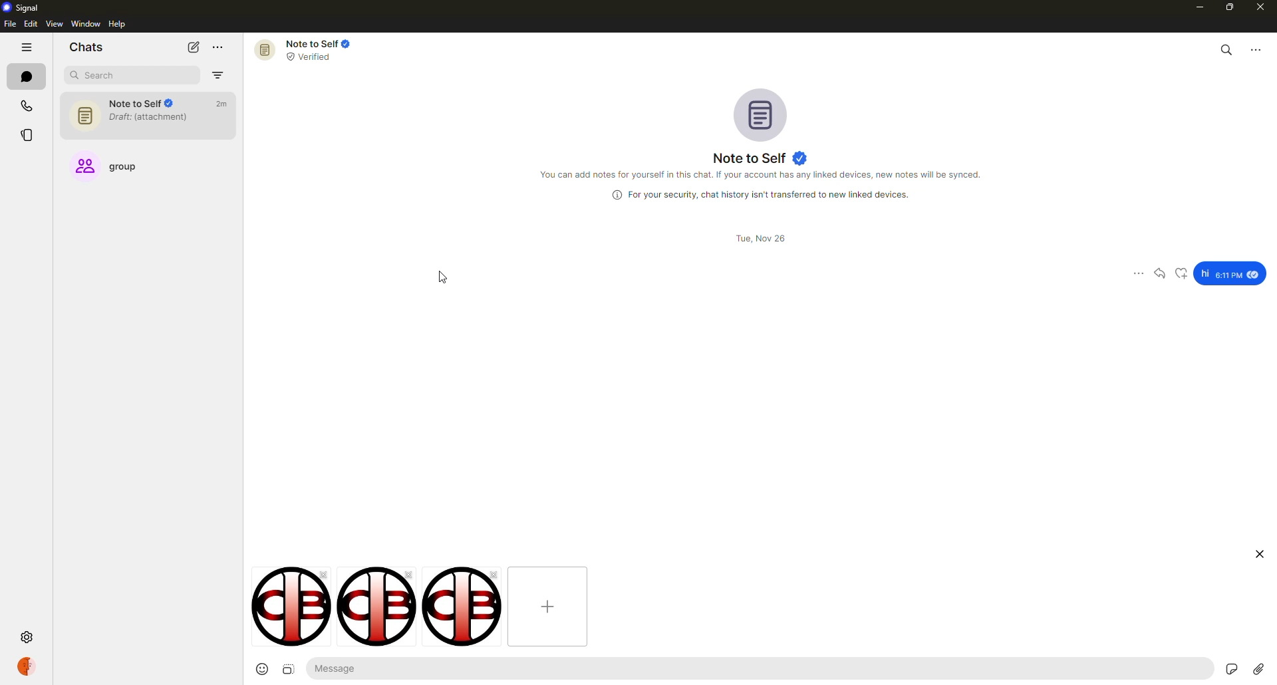 This screenshot has width=1277, height=685. What do you see at coordinates (279, 606) in the screenshot?
I see `image` at bounding box center [279, 606].